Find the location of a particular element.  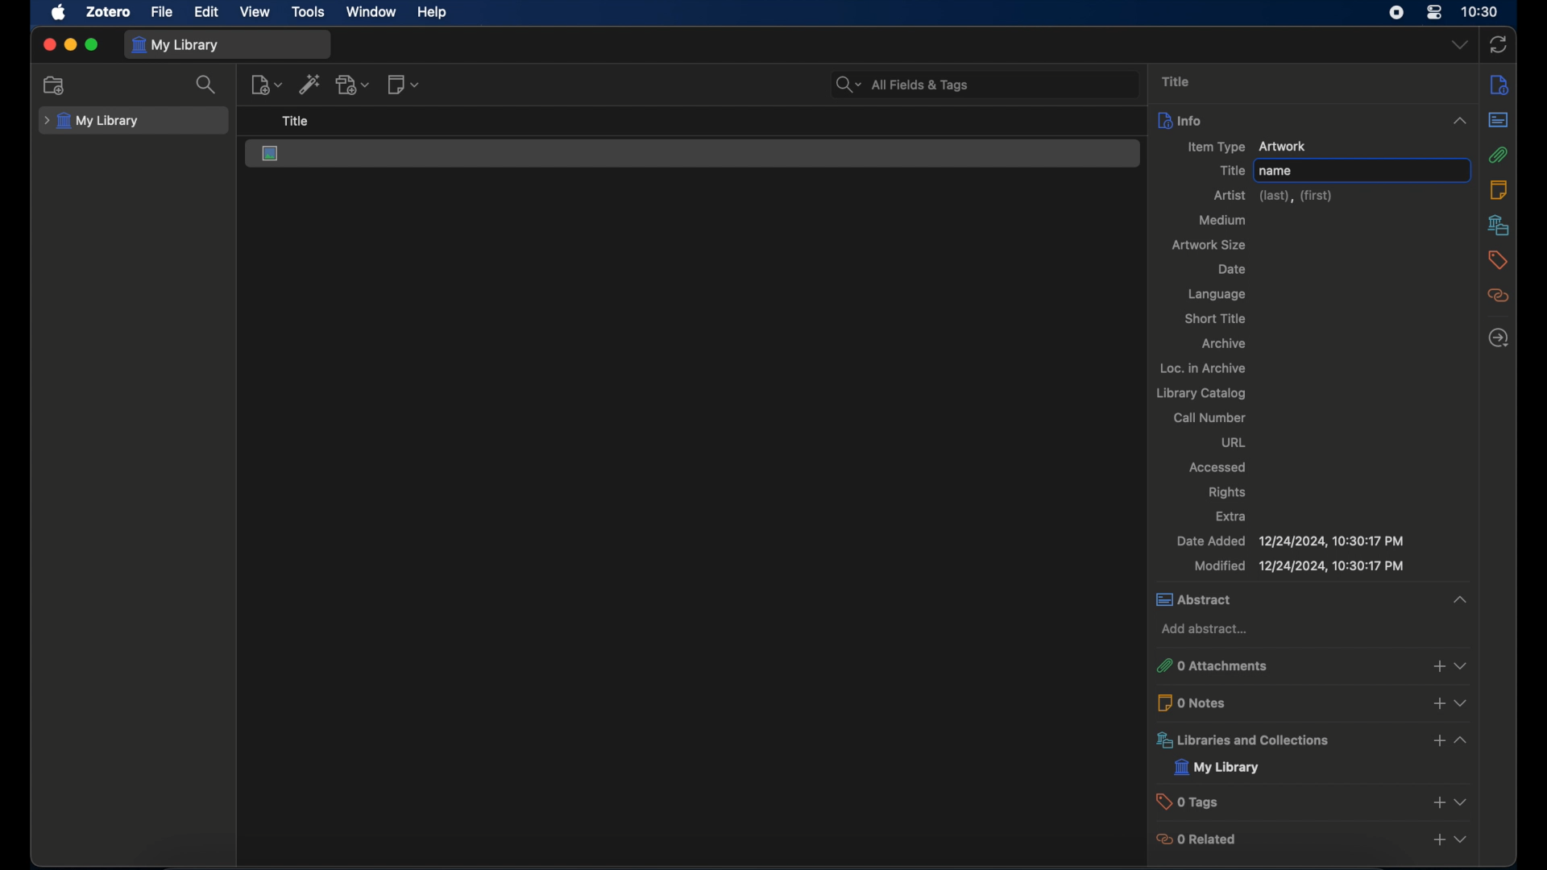

maximize is located at coordinates (92, 44).